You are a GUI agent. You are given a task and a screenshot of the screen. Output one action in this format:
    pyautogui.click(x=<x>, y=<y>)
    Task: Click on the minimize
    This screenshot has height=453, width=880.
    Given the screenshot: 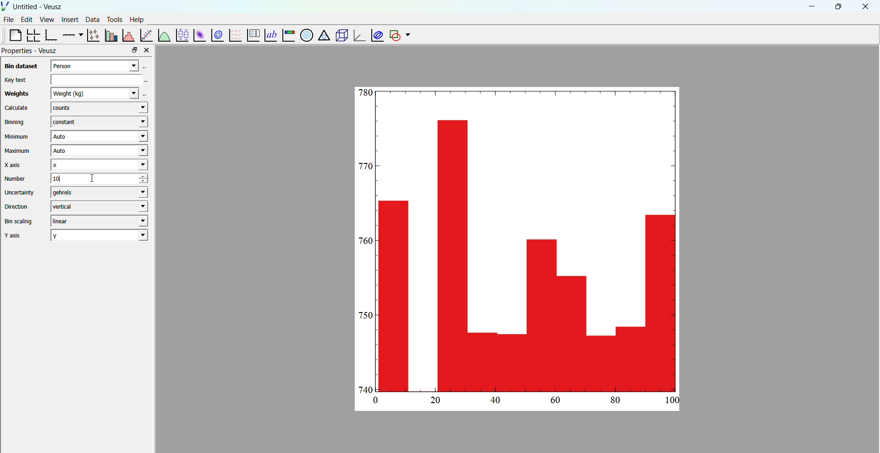 What is the action you would take?
    pyautogui.click(x=810, y=6)
    